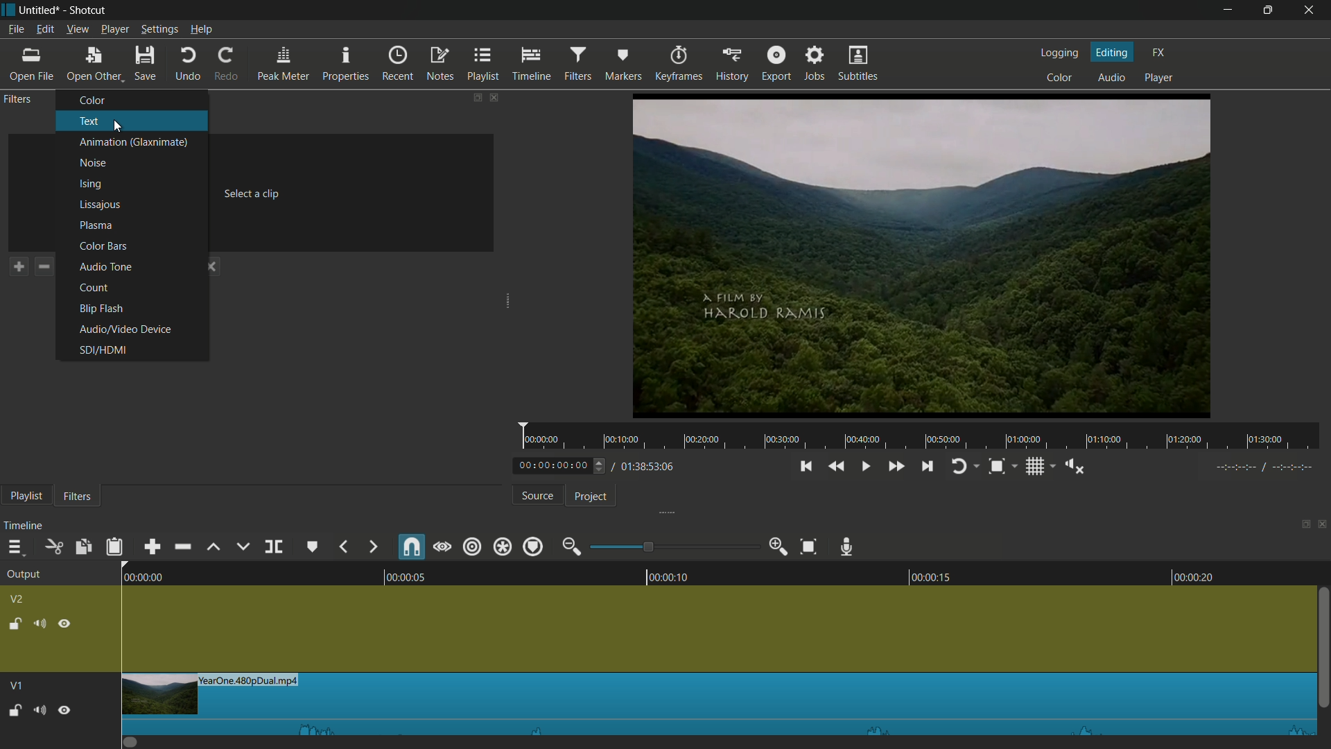  I want to click on imported file in timeline, so click(719, 704).